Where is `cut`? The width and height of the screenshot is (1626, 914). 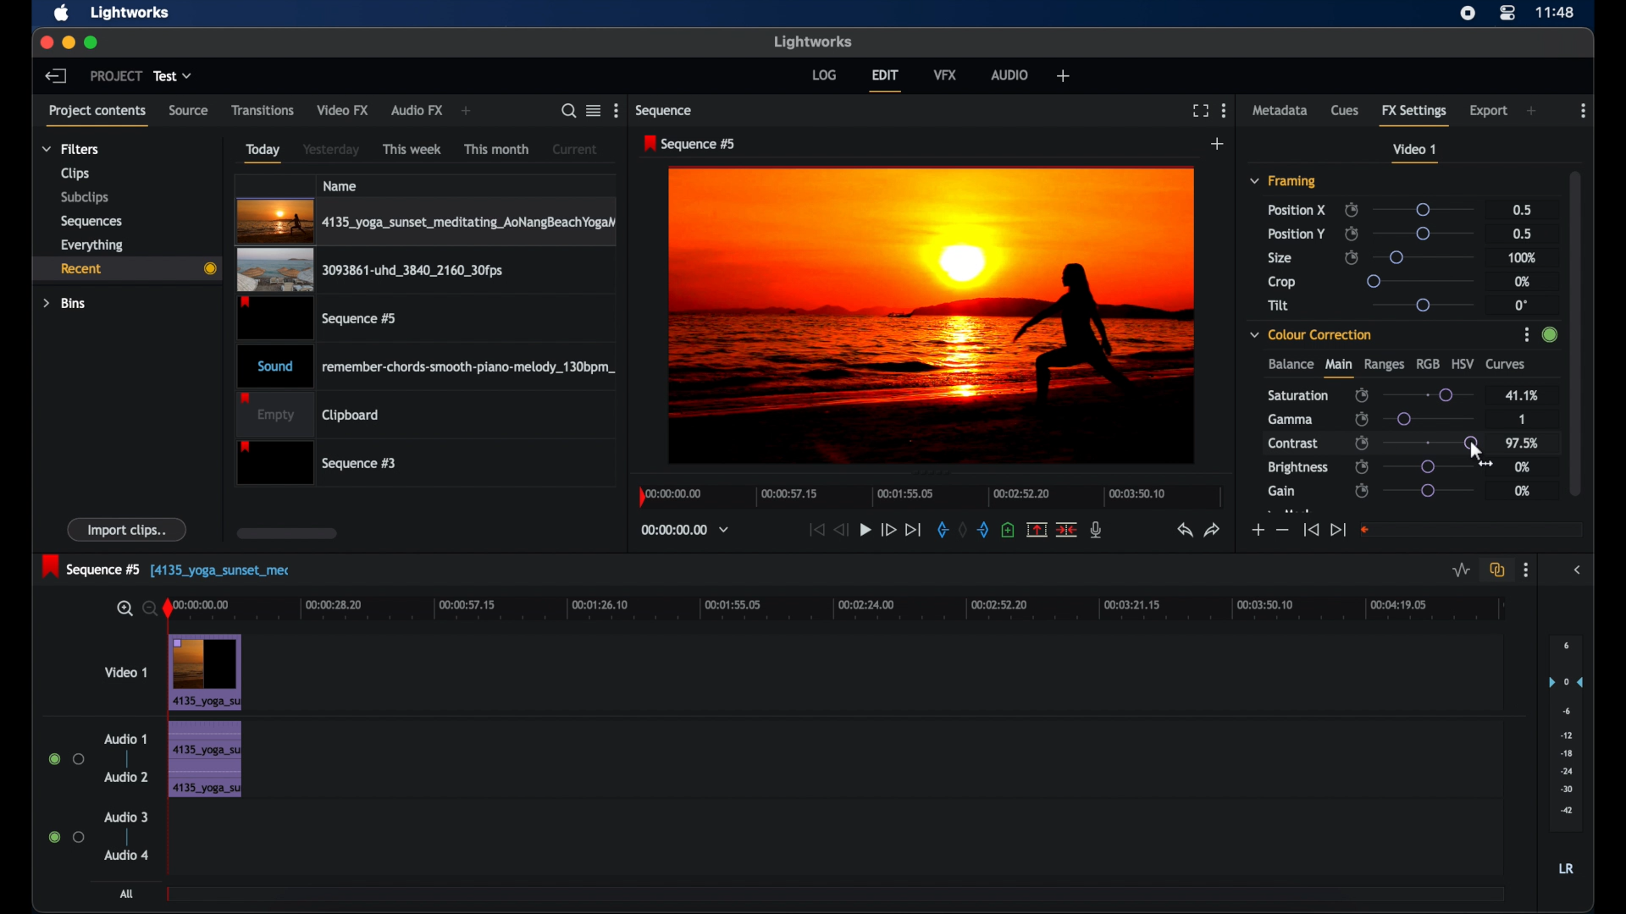
cut is located at coordinates (1067, 529).